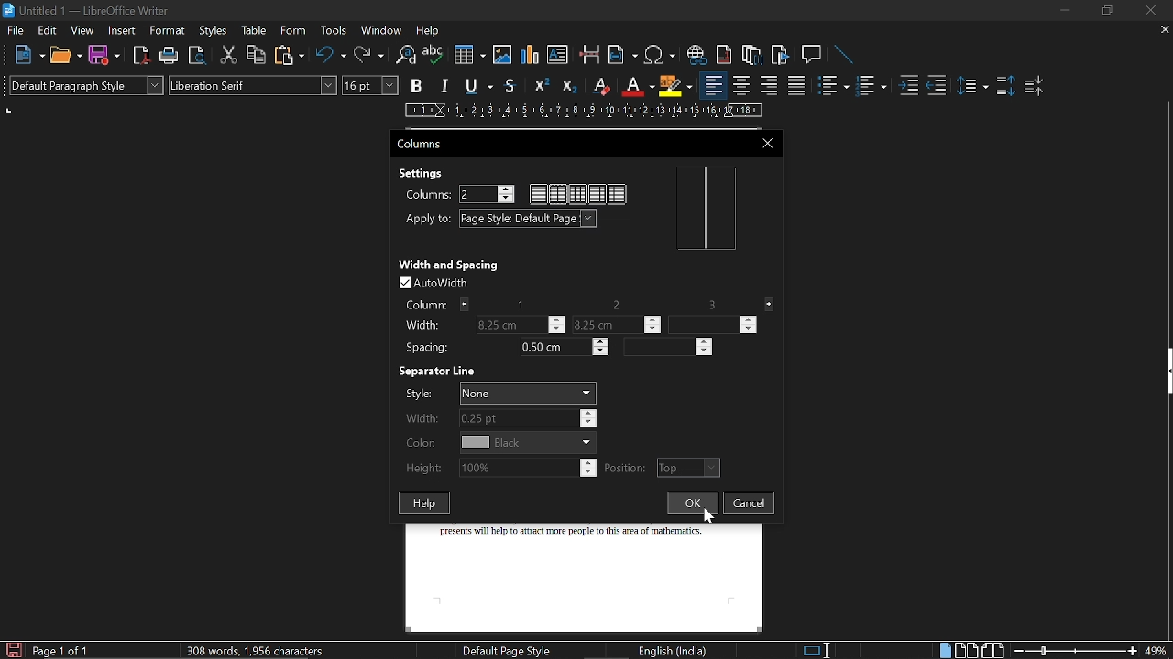 Image resolution: width=1173 pixels, height=659 pixels. What do you see at coordinates (751, 505) in the screenshot?
I see `Cancel` at bounding box center [751, 505].